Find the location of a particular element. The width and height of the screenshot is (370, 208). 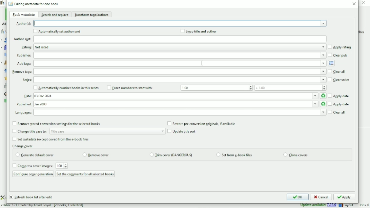

remove tags is located at coordinates (22, 72).